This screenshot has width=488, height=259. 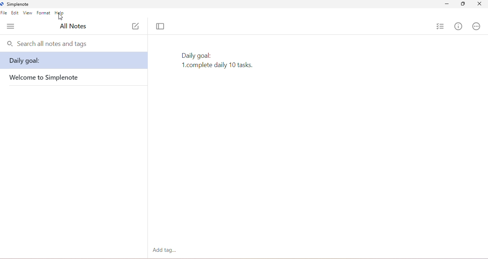 What do you see at coordinates (60, 17) in the screenshot?
I see `cursor ` at bounding box center [60, 17].